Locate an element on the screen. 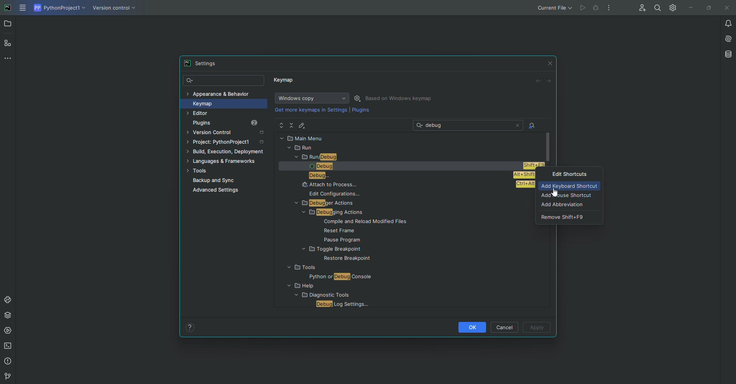  FOLDER NAME is located at coordinates (354, 249).